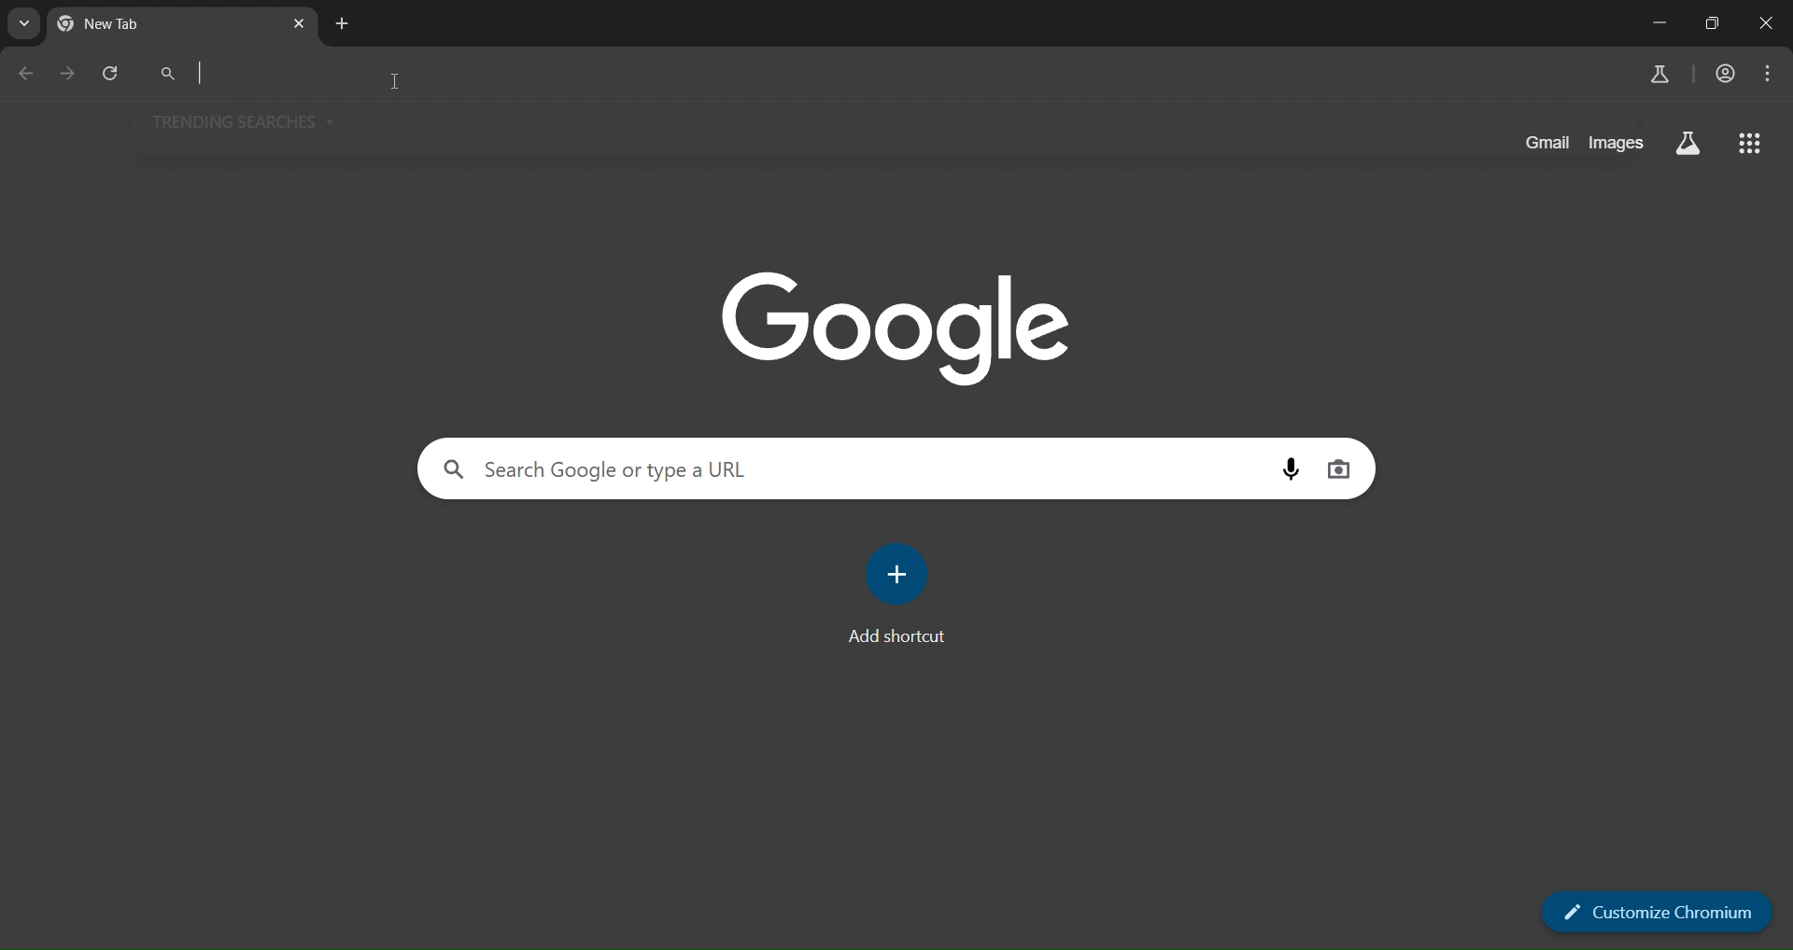 Image resolution: width=1793 pixels, height=950 pixels. What do you see at coordinates (297, 24) in the screenshot?
I see `close tab` at bounding box center [297, 24].